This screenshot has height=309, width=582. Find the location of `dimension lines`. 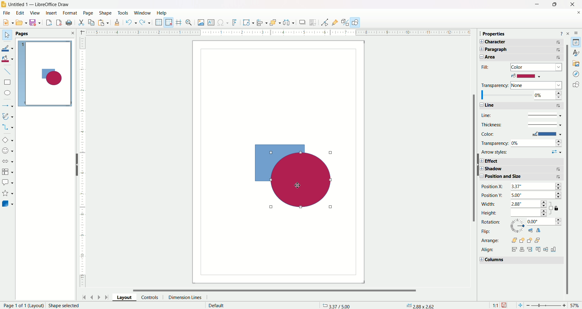

dimension lines is located at coordinates (186, 297).